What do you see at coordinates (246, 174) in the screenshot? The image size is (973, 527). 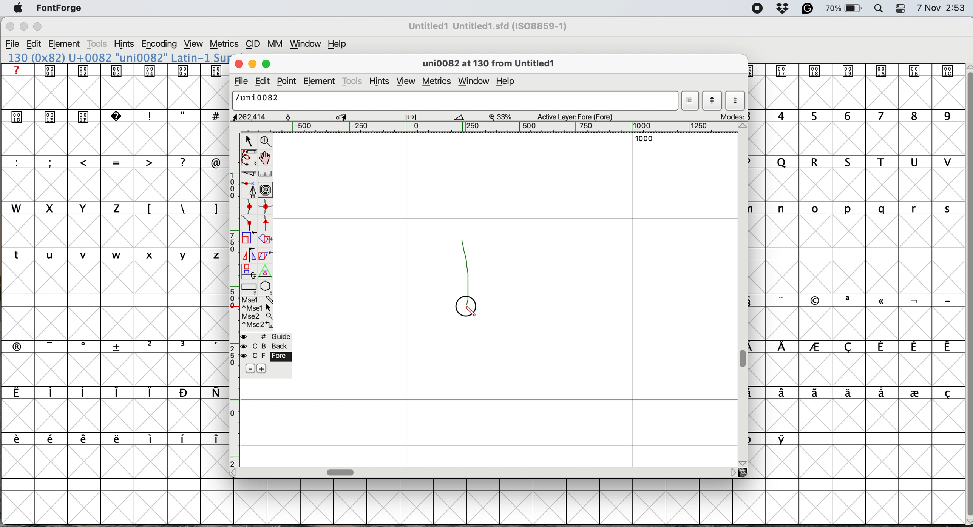 I see `cut splines in two` at bounding box center [246, 174].